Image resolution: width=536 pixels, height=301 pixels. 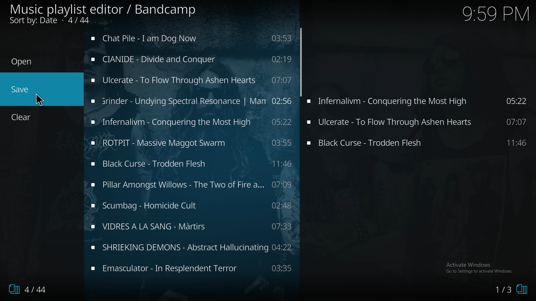 What do you see at coordinates (419, 144) in the screenshot?
I see `Ulcerate - To Flow Through Ashen Hearts 07:07` at bounding box center [419, 144].